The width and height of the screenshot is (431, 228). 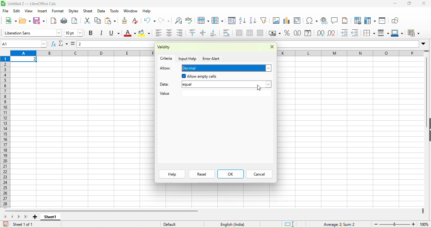 What do you see at coordinates (149, 20) in the screenshot?
I see `undo` at bounding box center [149, 20].